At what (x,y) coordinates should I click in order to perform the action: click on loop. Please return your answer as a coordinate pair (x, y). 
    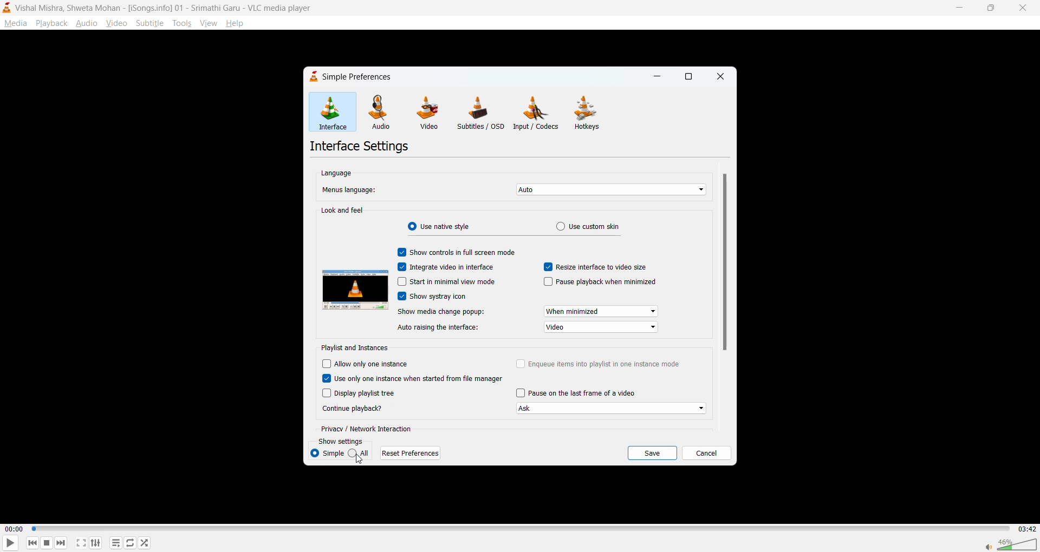
    Looking at the image, I should click on (128, 542).